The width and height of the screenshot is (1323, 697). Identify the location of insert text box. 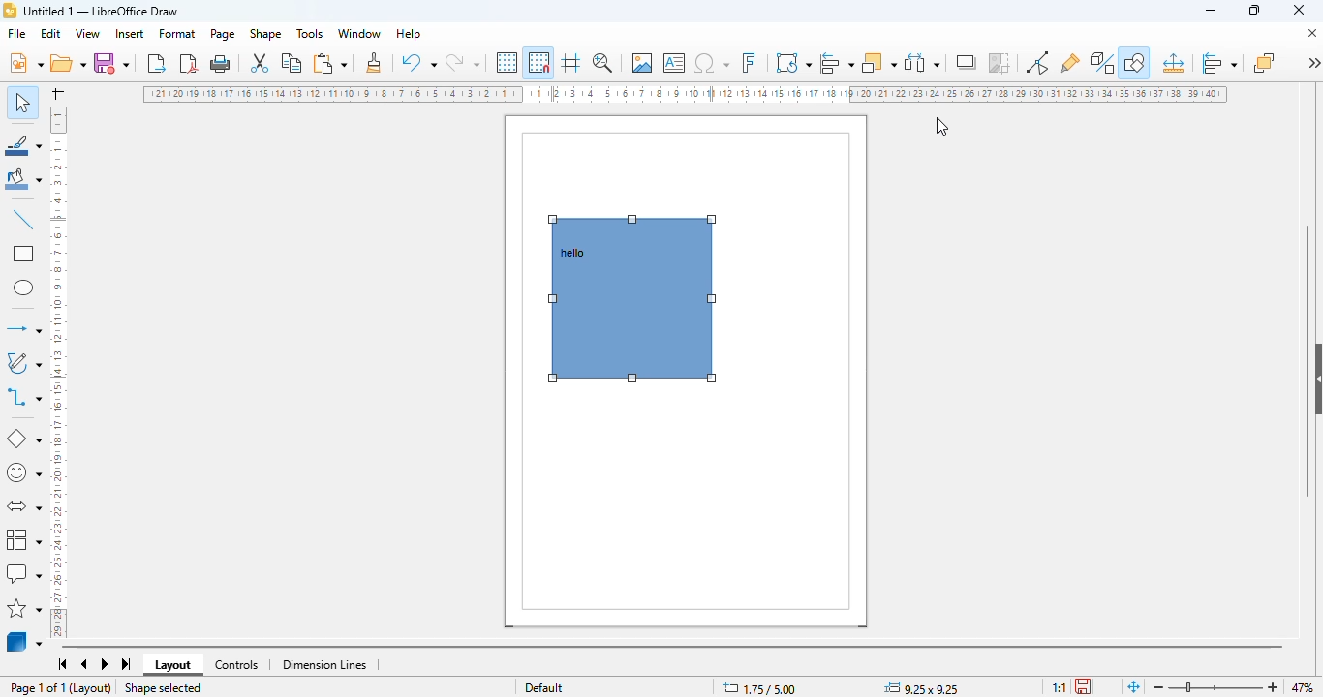
(675, 63).